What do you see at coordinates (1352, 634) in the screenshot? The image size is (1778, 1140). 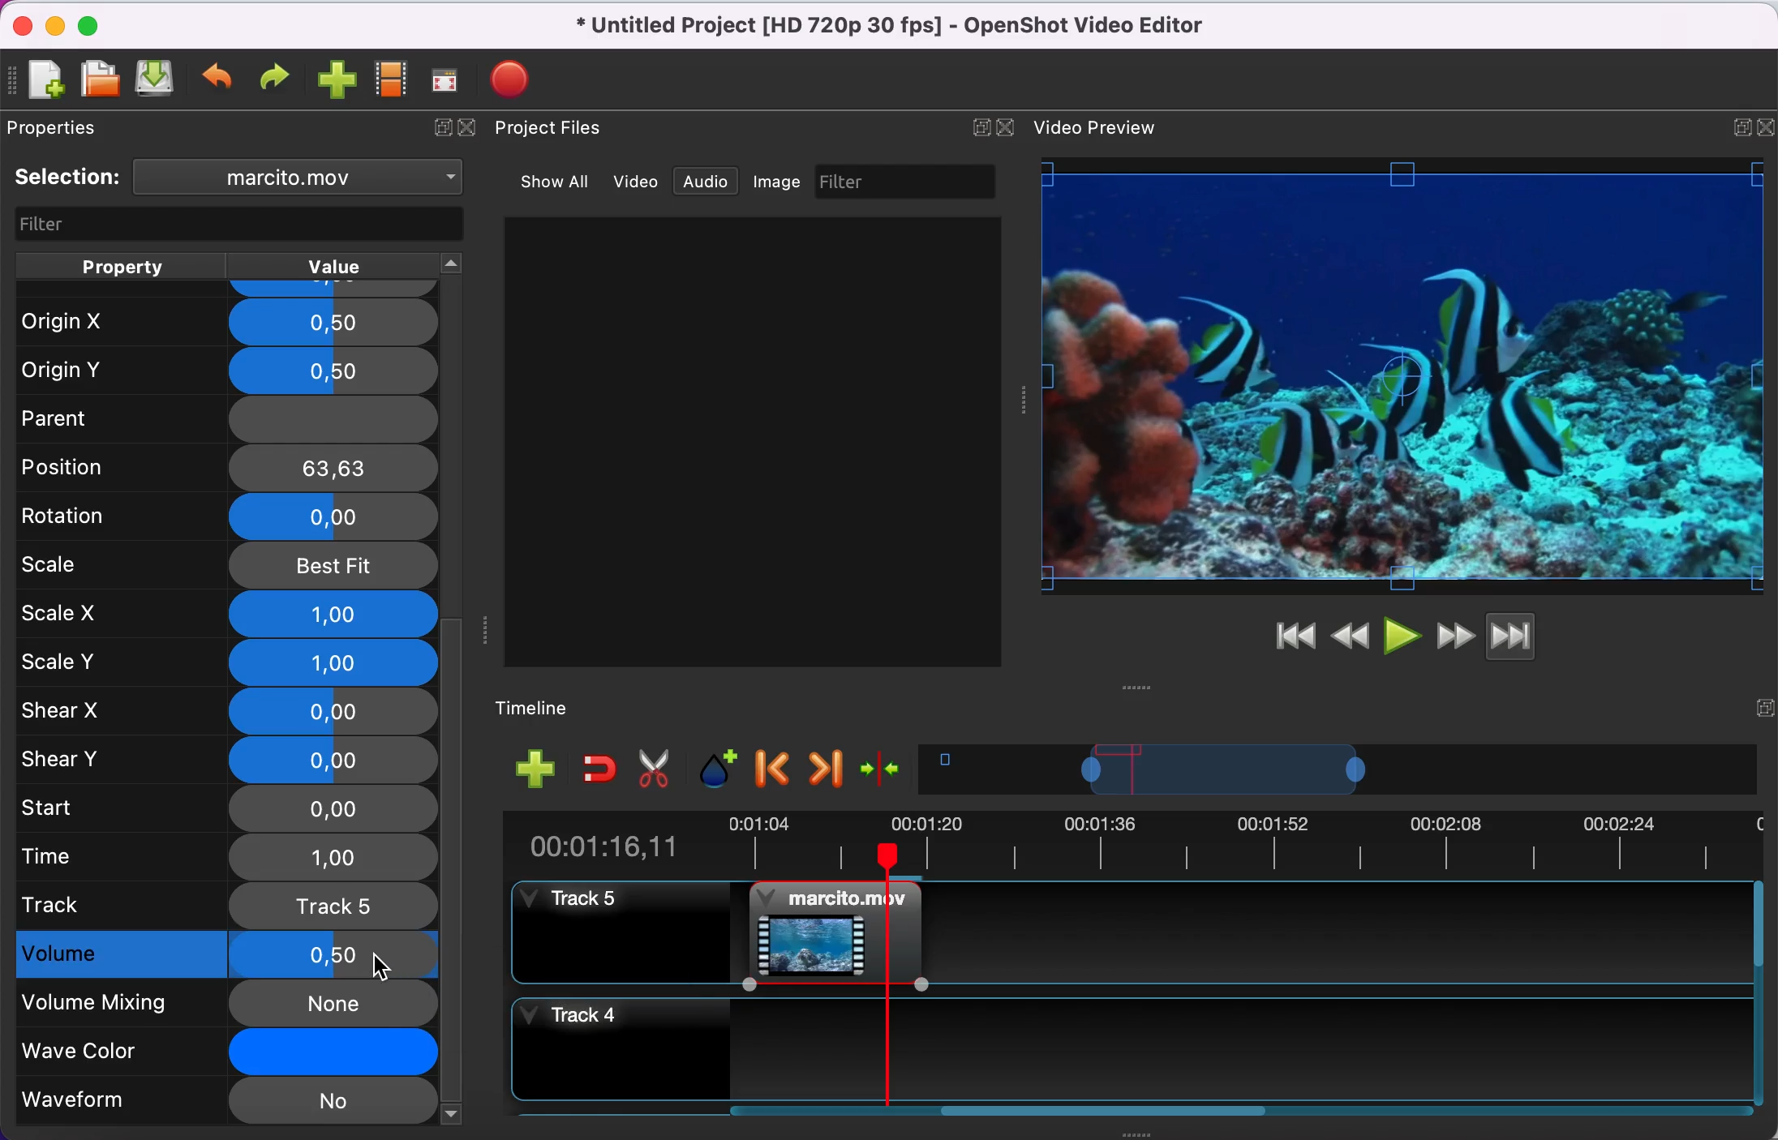 I see `rewind` at bounding box center [1352, 634].